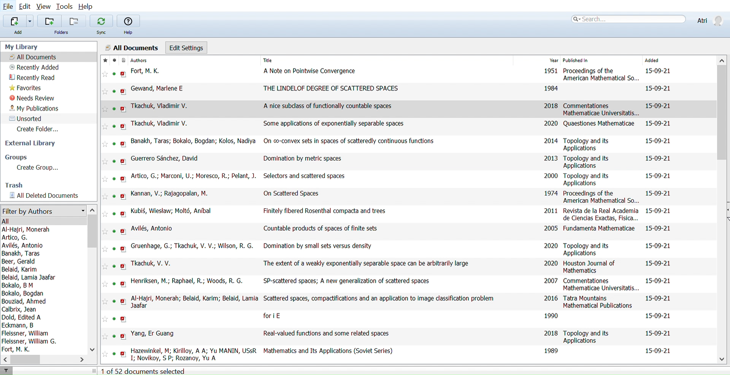  Describe the element at coordinates (106, 74) in the screenshot. I see `Add this reference to favorites` at that location.